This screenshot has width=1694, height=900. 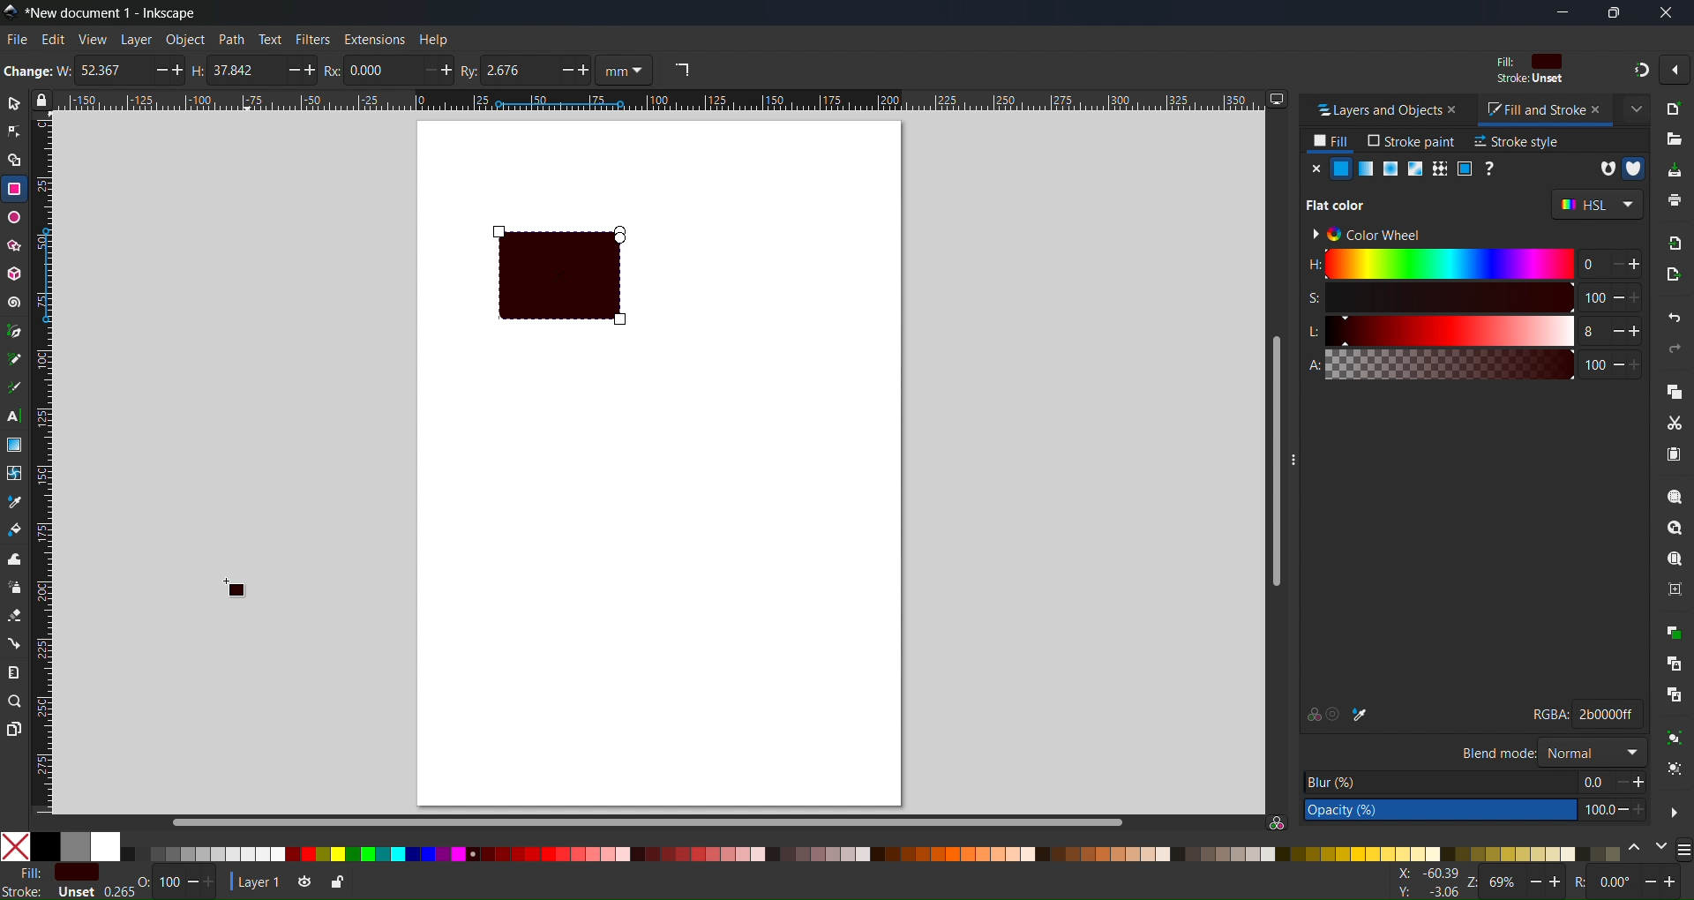 What do you see at coordinates (53, 40) in the screenshot?
I see `Edit` at bounding box center [53, 40].